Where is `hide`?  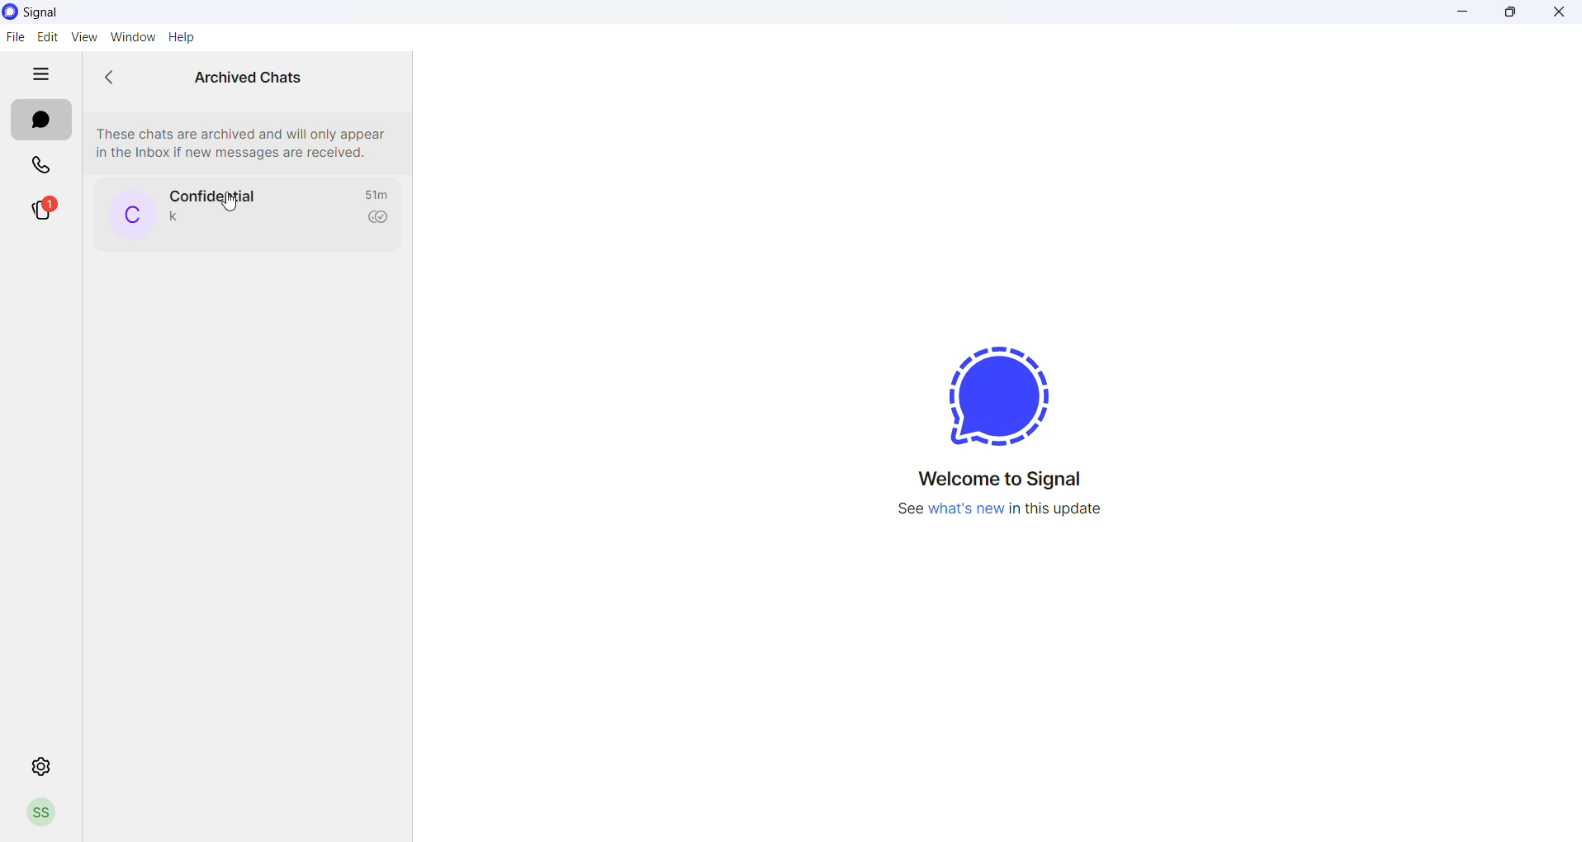 hide is located at coordinates (39, 75).